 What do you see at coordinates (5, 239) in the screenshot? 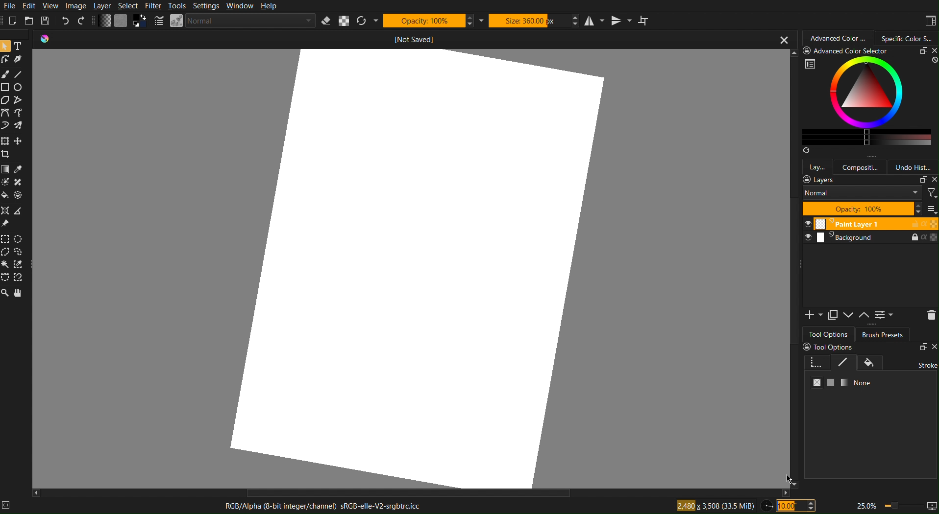
I see `Rectangular Selection Tool` at bounding box center [5, 239].